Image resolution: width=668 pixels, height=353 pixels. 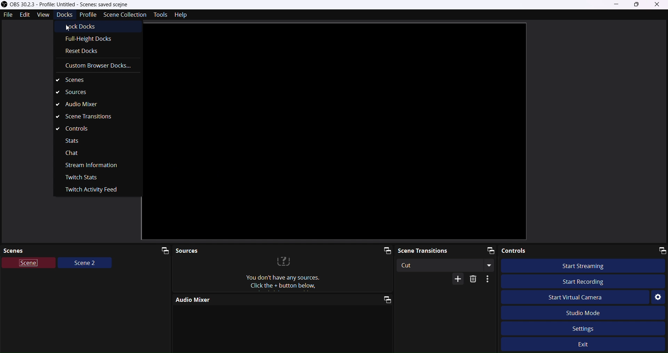 What do you see at coordinates (72, 140) in the screenshot?
I see `Status` at bounding box center [72, 140].